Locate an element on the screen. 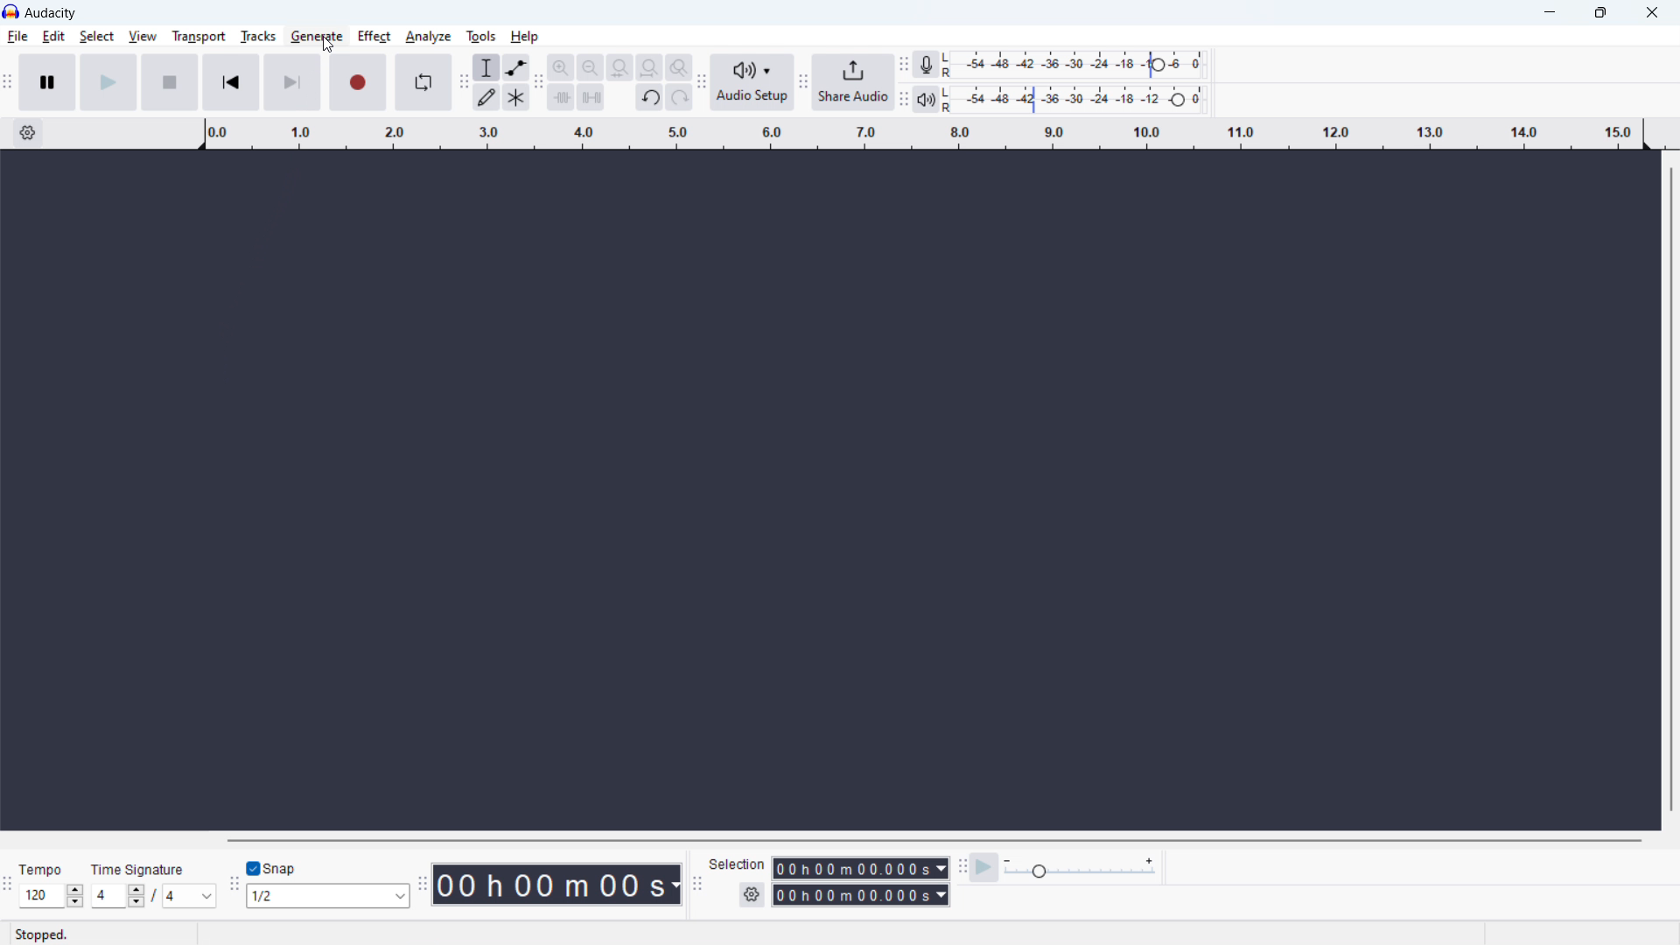 This screenshot has width=1680, height=945. share audio toolbar is located at coordinates (804, 82).